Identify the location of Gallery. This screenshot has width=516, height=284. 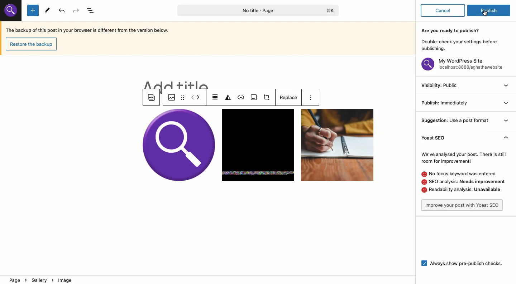
(258, 145).